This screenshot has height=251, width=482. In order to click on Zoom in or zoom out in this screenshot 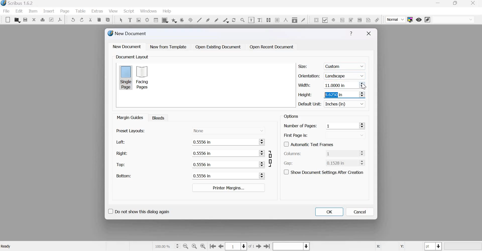, I will do `click(243, 20)`.